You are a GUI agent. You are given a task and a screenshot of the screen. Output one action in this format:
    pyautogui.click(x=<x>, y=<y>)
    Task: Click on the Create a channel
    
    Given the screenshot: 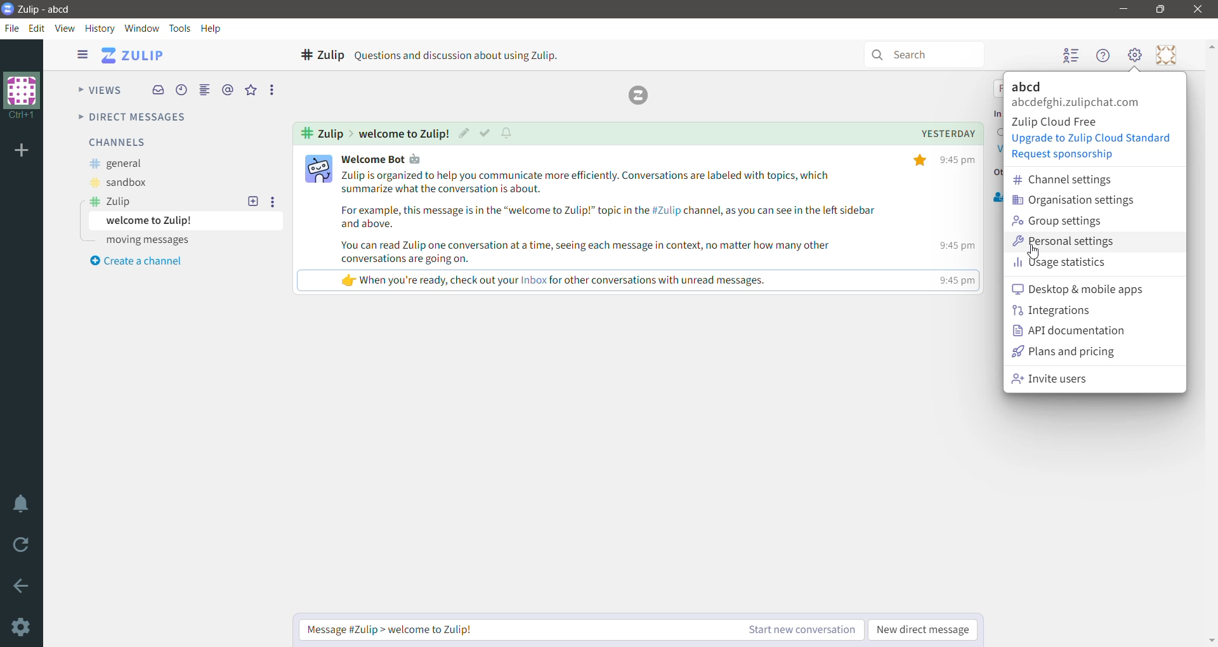 What is the action you would take?
    pyautogui.click(x=134, y=263)
    